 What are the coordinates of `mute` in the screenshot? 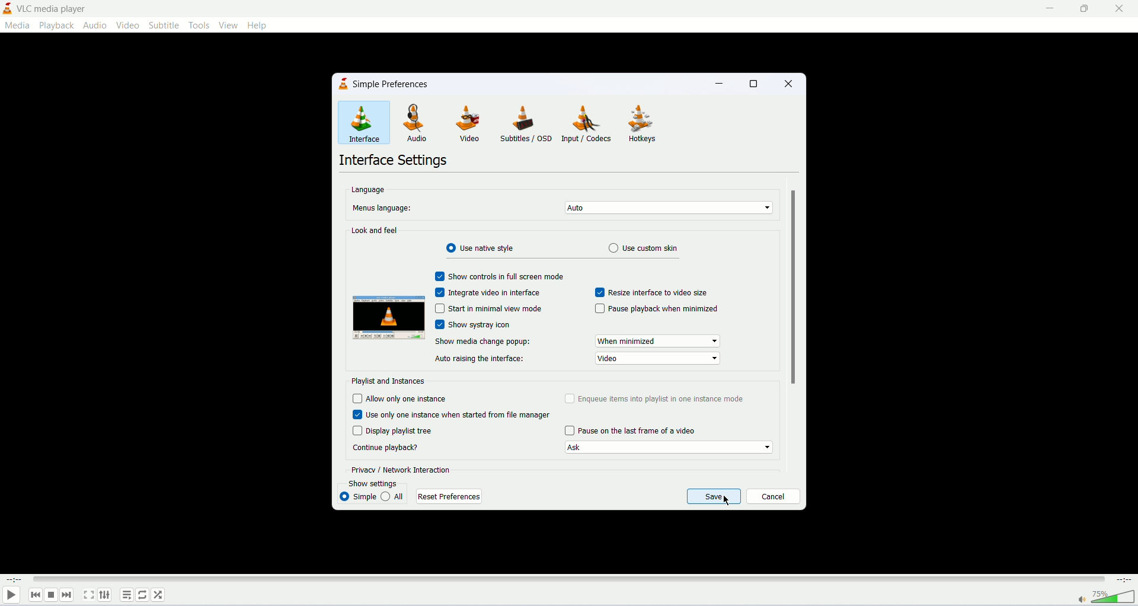 It's located at (1083, 600).